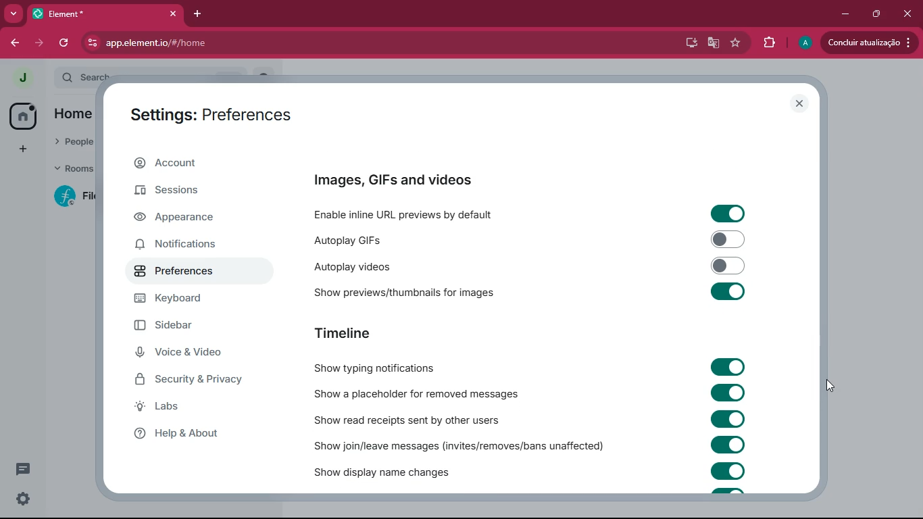 The height and width of the screenshot is (519, 923). Describe the element at coordinates (65, 43) in the screenshot. I see `refresh` at that location.